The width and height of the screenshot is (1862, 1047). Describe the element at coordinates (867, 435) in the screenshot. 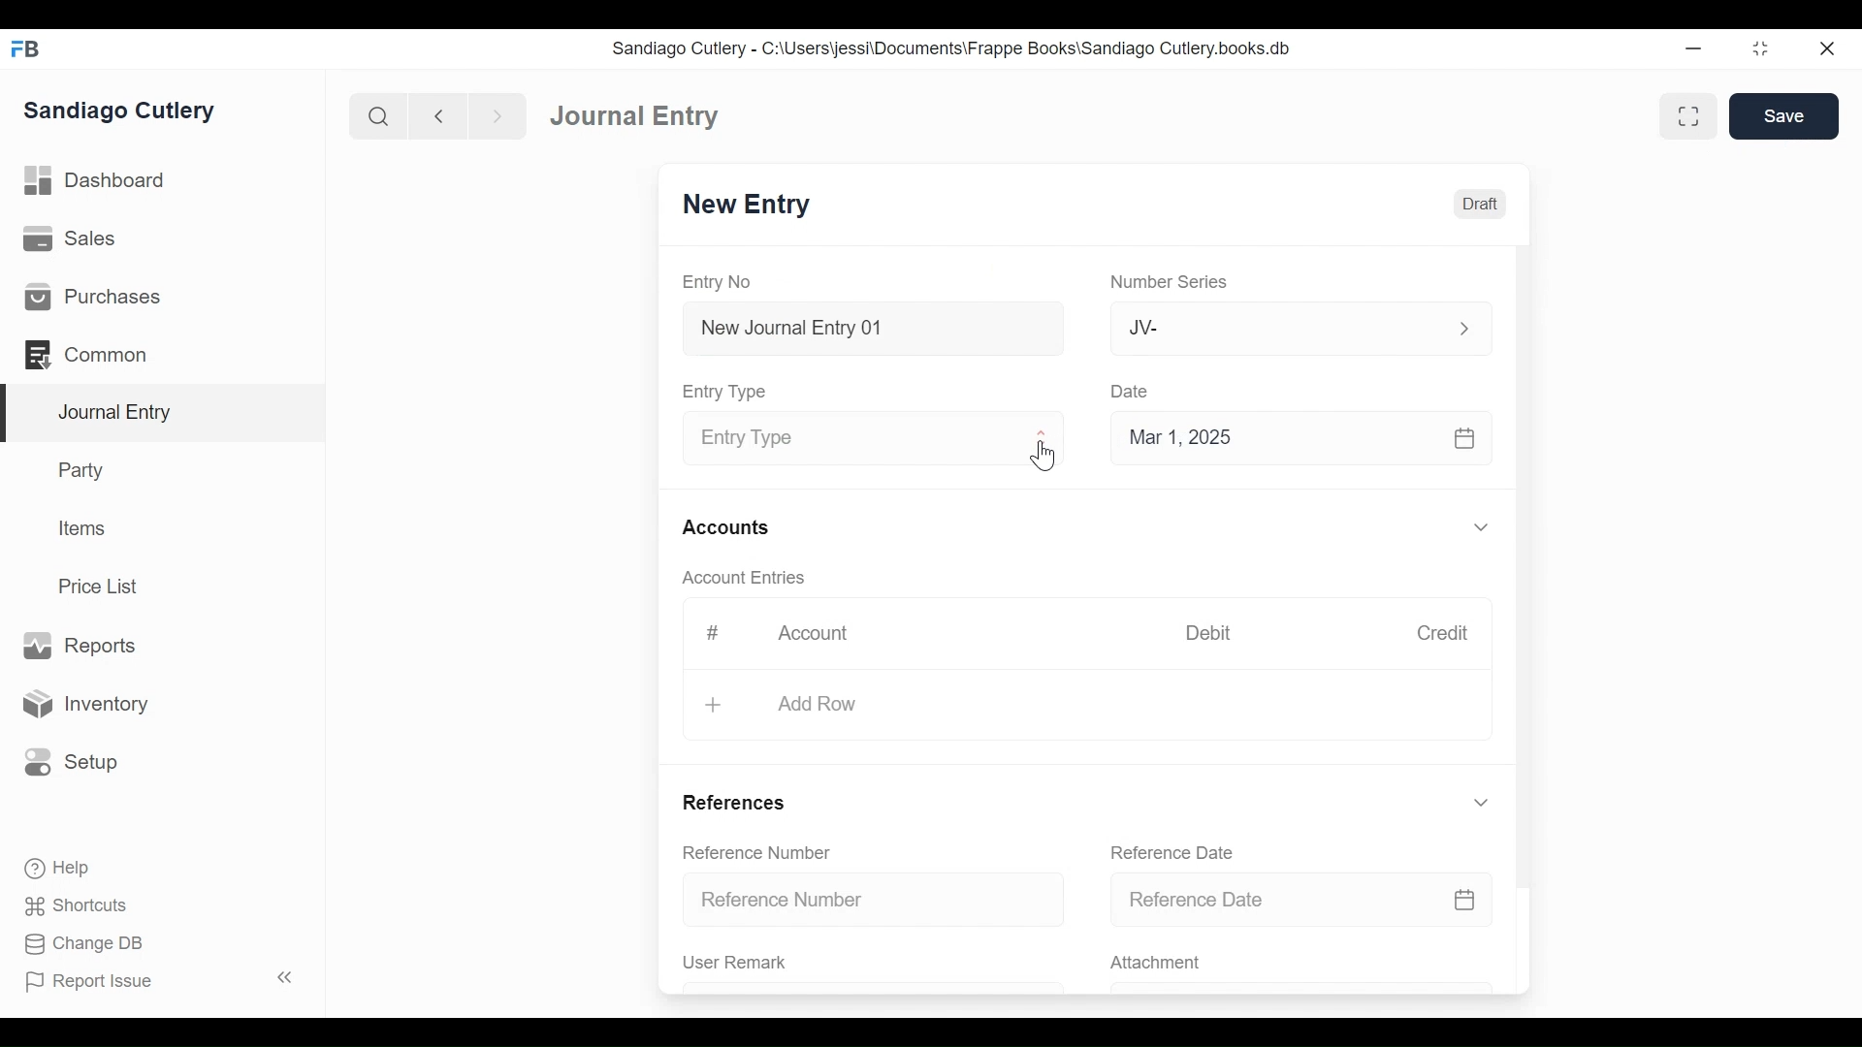

I see `Entry Type` at that location.